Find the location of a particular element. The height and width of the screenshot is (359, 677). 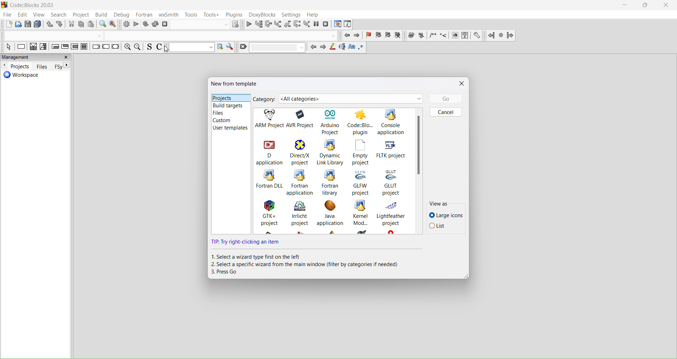

decision is located at coordinates (33, 47).